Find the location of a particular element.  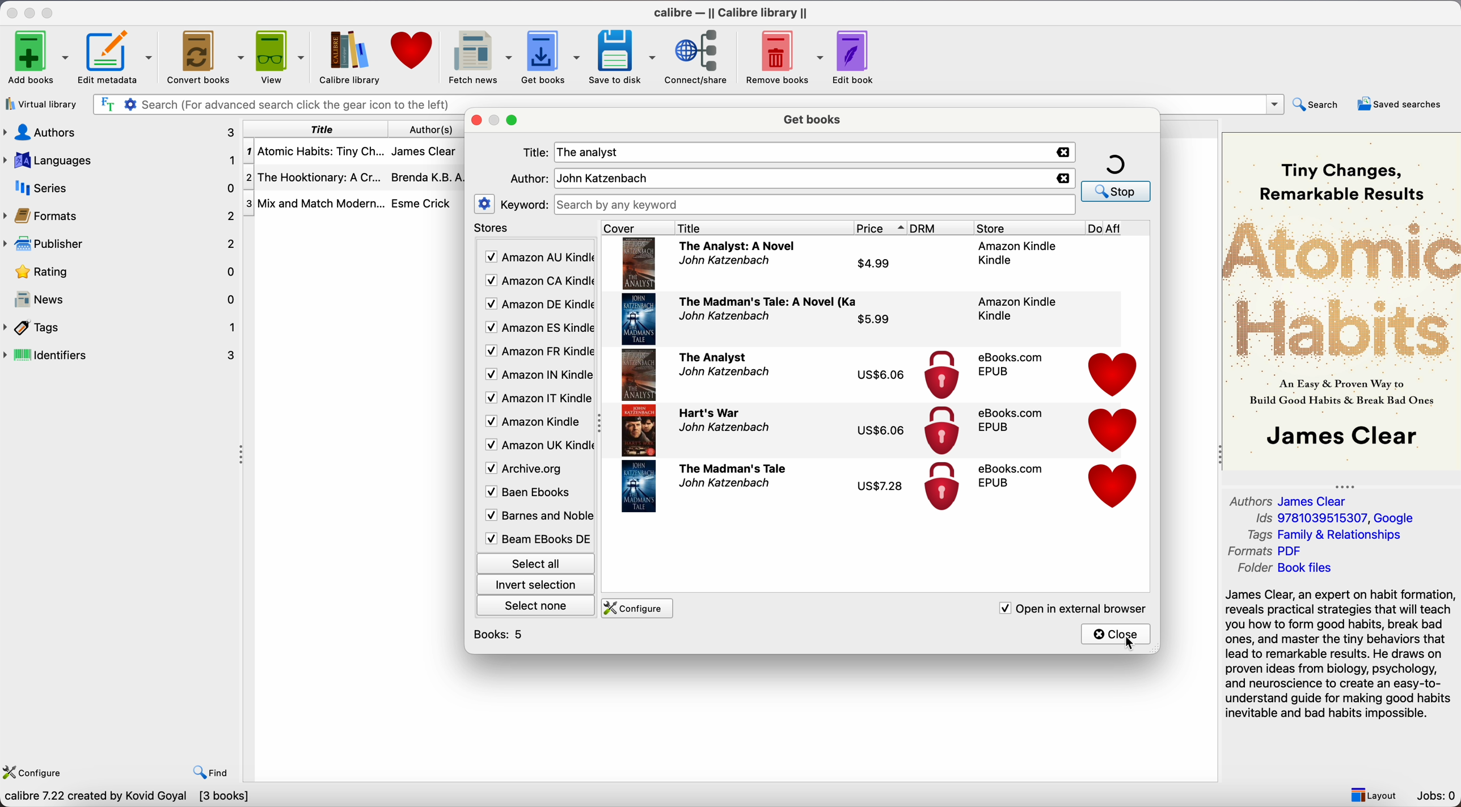

cursor is located at coordinates (1132, 645).